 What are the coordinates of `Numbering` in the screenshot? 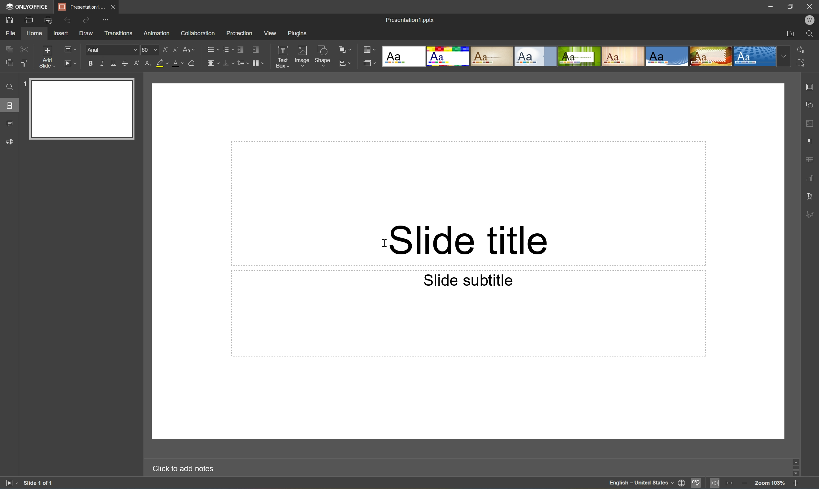 It's located at (228, 49).